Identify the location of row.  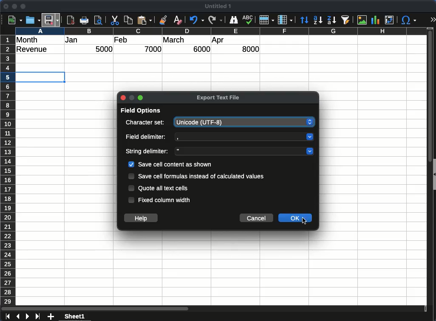
(266, 20).